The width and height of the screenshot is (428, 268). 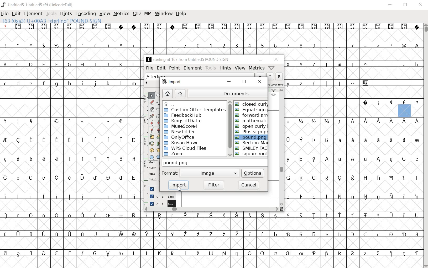 I want to click on Symbol, so click(x=366, y=83).